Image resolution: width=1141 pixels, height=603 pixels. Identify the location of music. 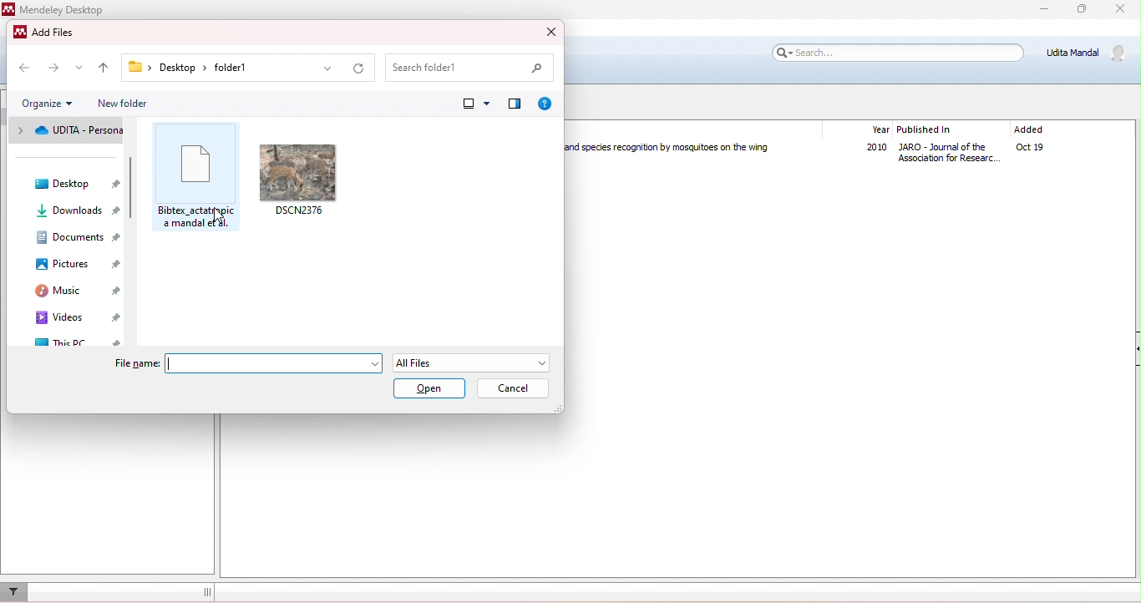
(79, 291).